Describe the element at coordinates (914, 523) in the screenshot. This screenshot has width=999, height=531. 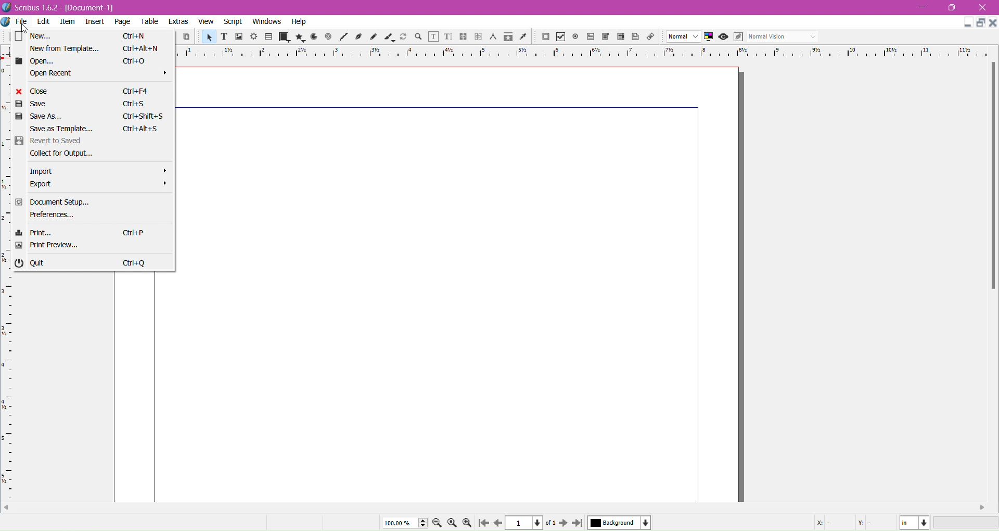
I see `Select the current unit` at that location.